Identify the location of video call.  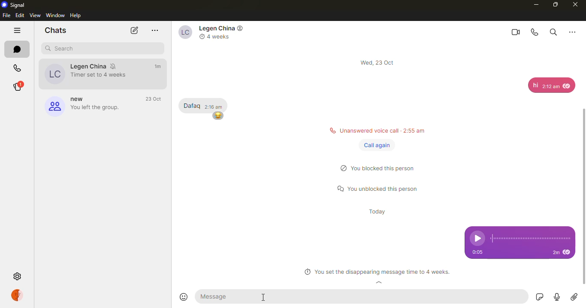
(515, 32).